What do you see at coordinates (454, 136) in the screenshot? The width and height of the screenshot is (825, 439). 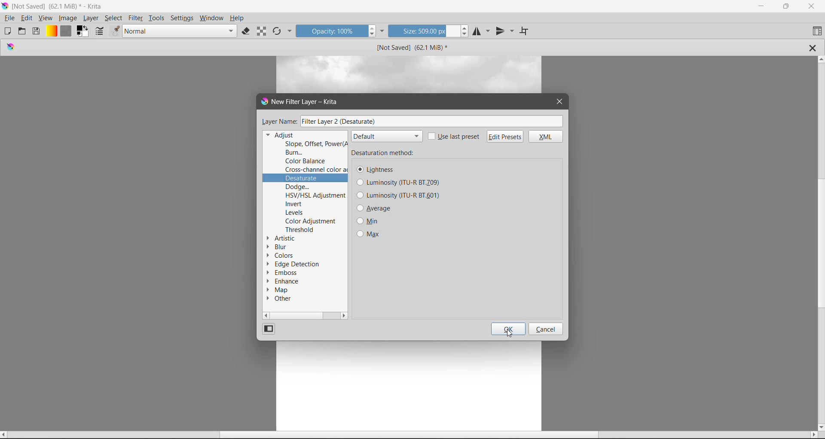 I see `Use last preset - click to enable/disable` at bounding box center [454, 136].